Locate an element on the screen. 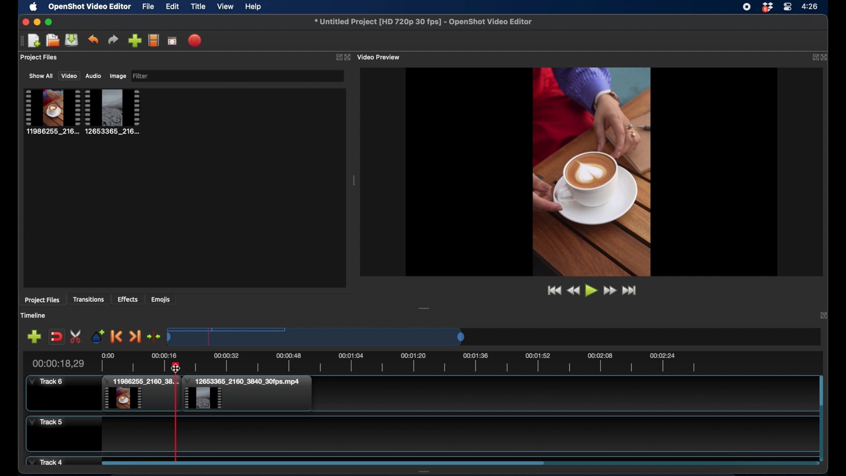 The width and height of the screenshot is (846, 476). jump to start is located at coordinates (553, 290).